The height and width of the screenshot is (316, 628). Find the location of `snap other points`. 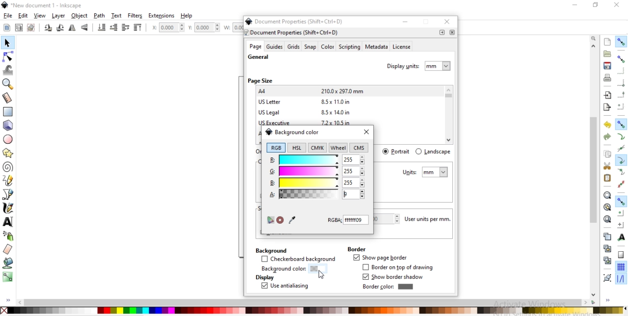

snap other points is located at coordinates (621, 201).